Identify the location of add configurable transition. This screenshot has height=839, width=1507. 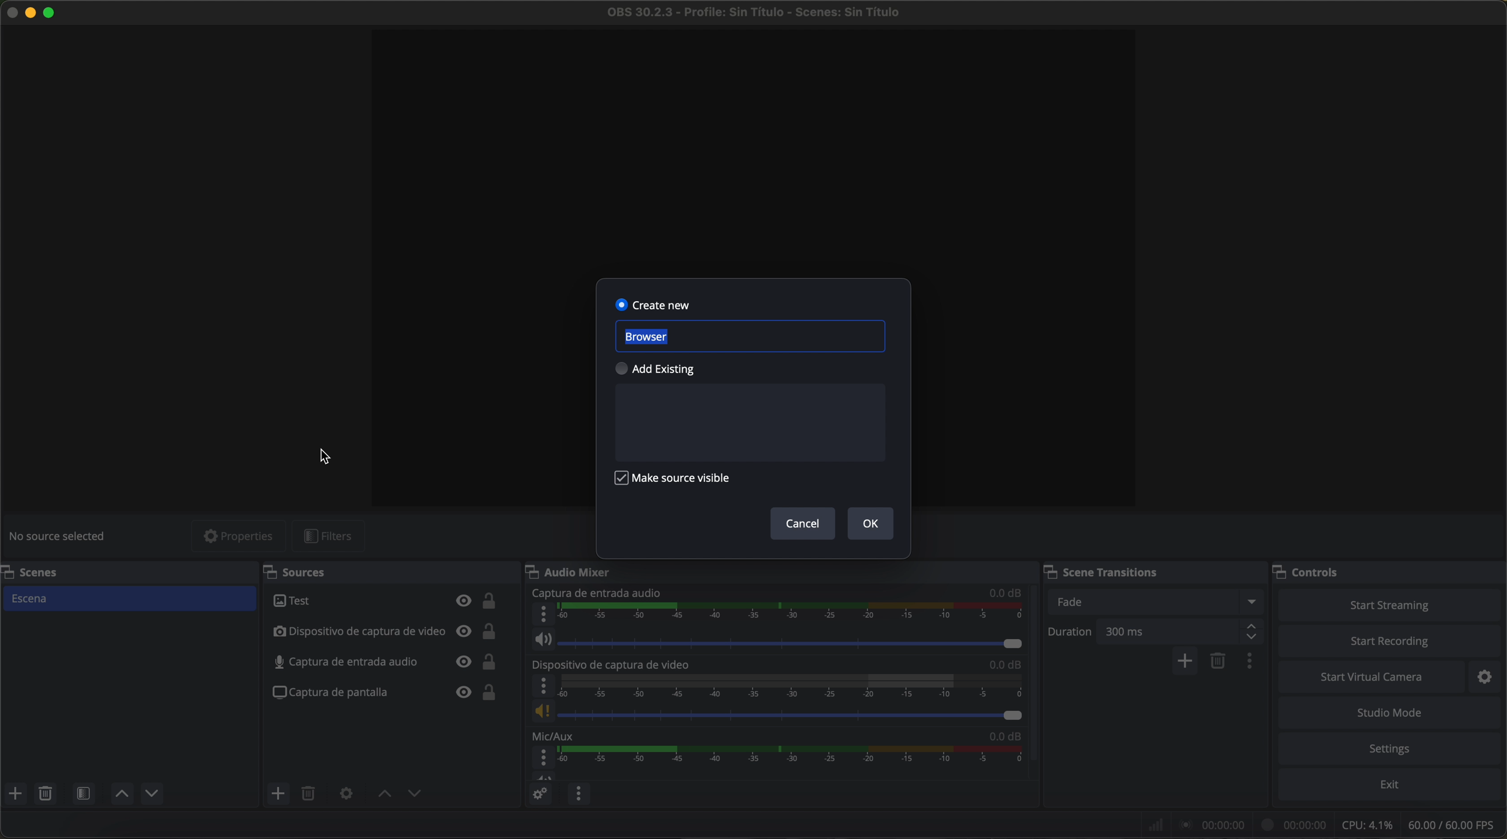
(1186, 662).